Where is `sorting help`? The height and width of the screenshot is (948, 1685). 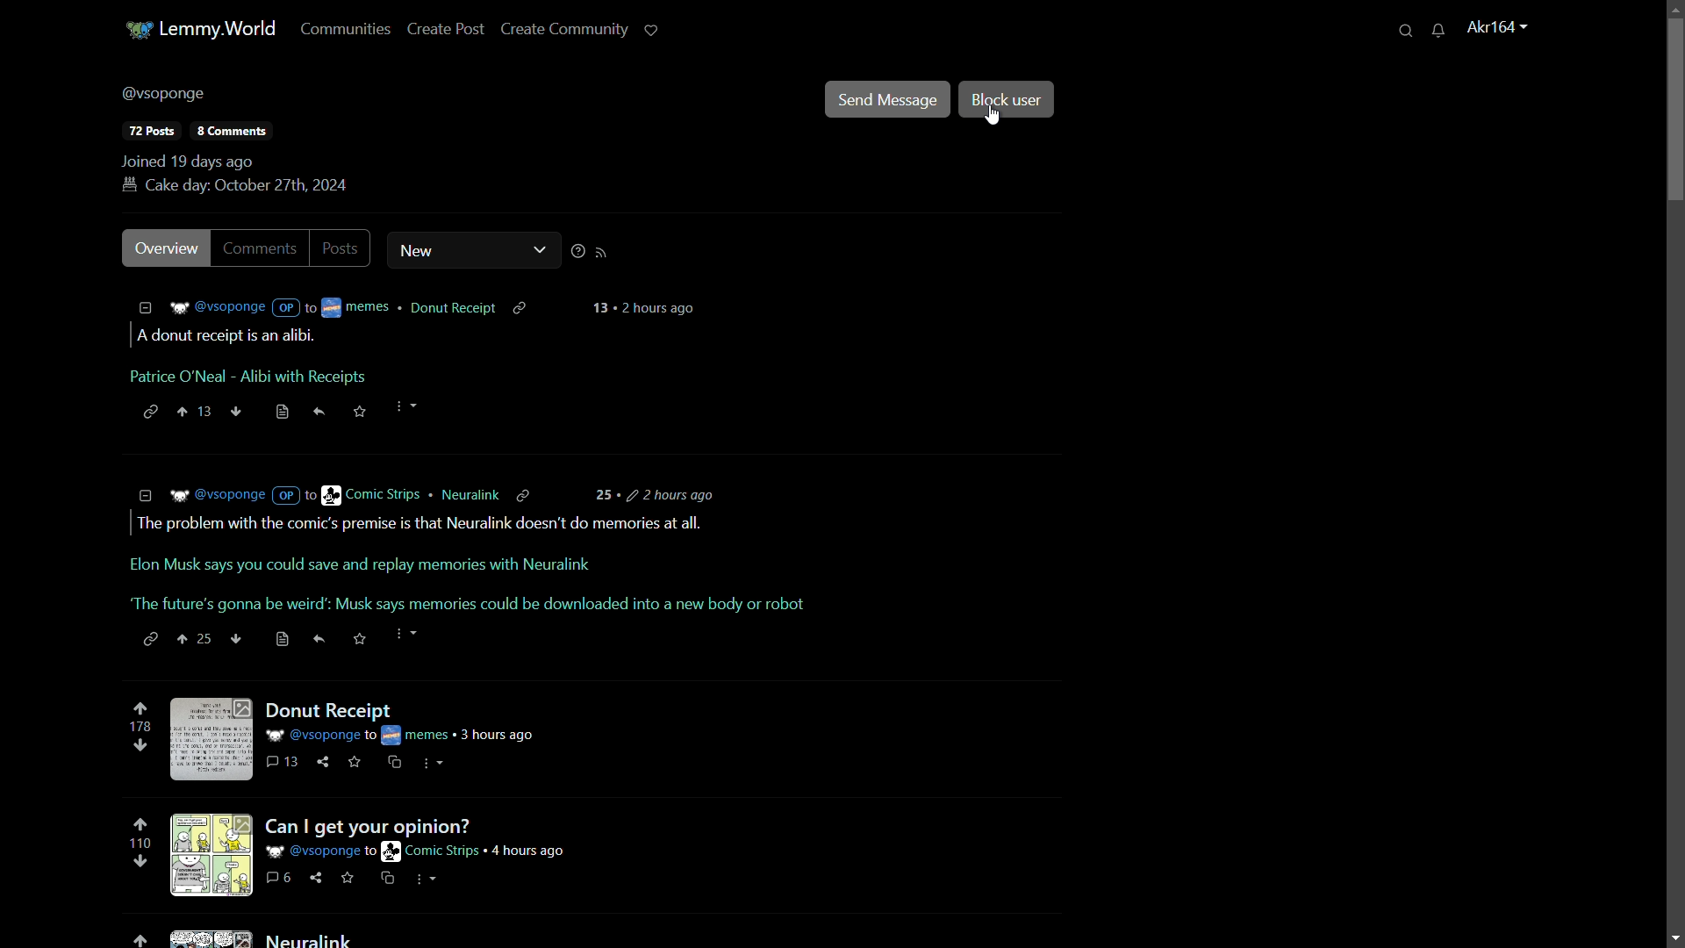
sorting help is located at coordinates (577, 252).